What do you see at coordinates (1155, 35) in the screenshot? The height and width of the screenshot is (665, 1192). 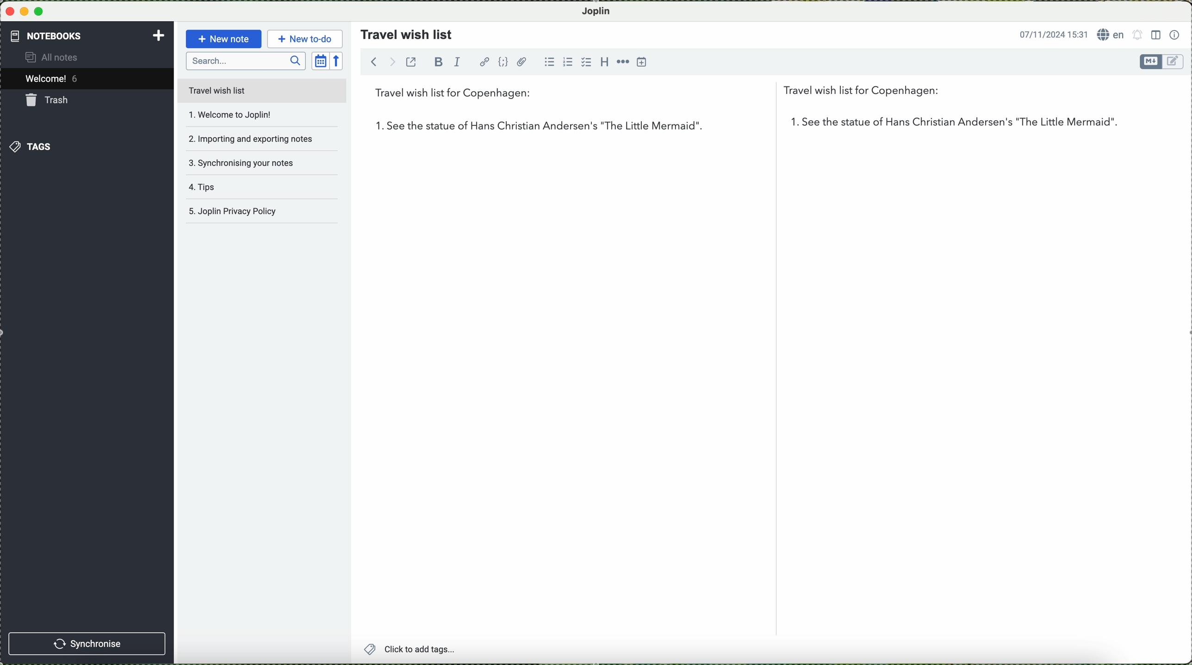 I see `toggle editor layout` at bounding box center [1155, 35].